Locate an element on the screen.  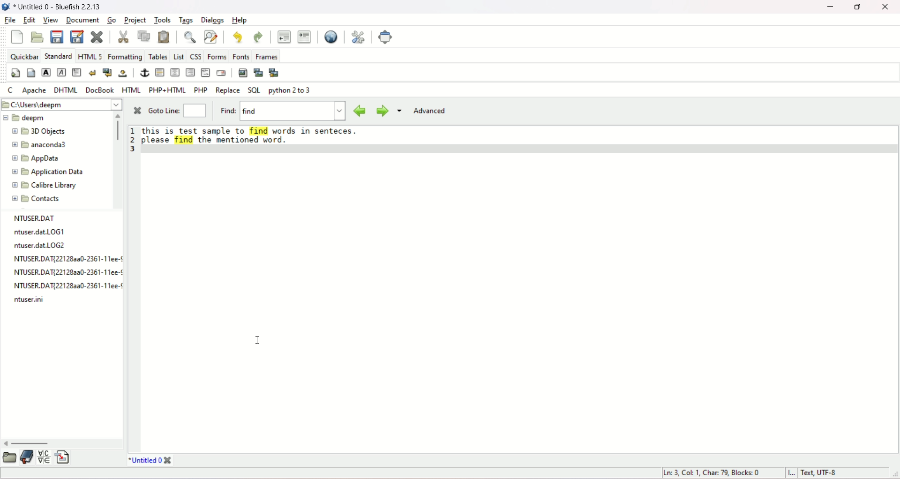
edit is located at coordinates (30, 20).